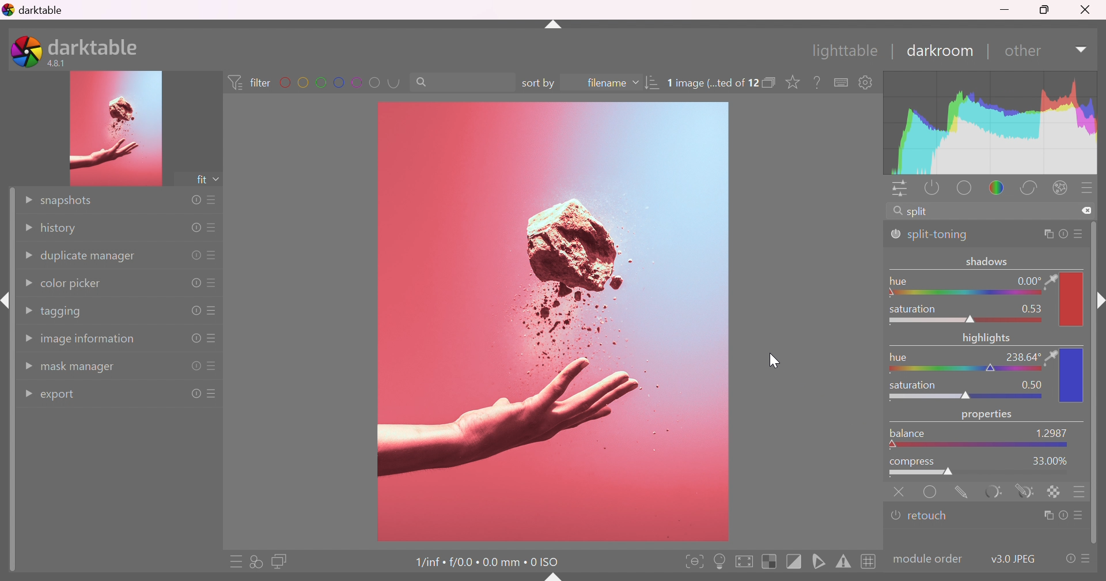  Describe the element at coordinates (91, 340) in the screenshot. I see `image information` at that location.